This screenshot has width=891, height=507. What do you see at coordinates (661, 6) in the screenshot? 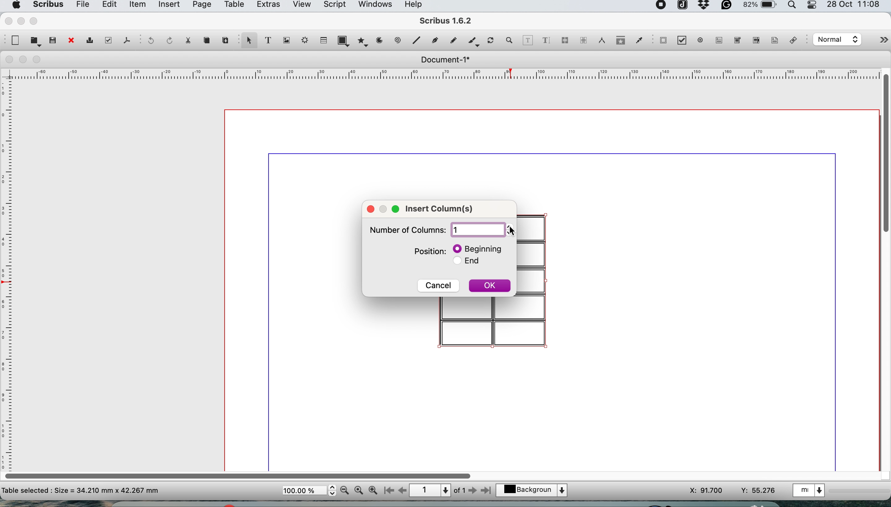
I see `screen recorder` at bounding box center [661, 6].